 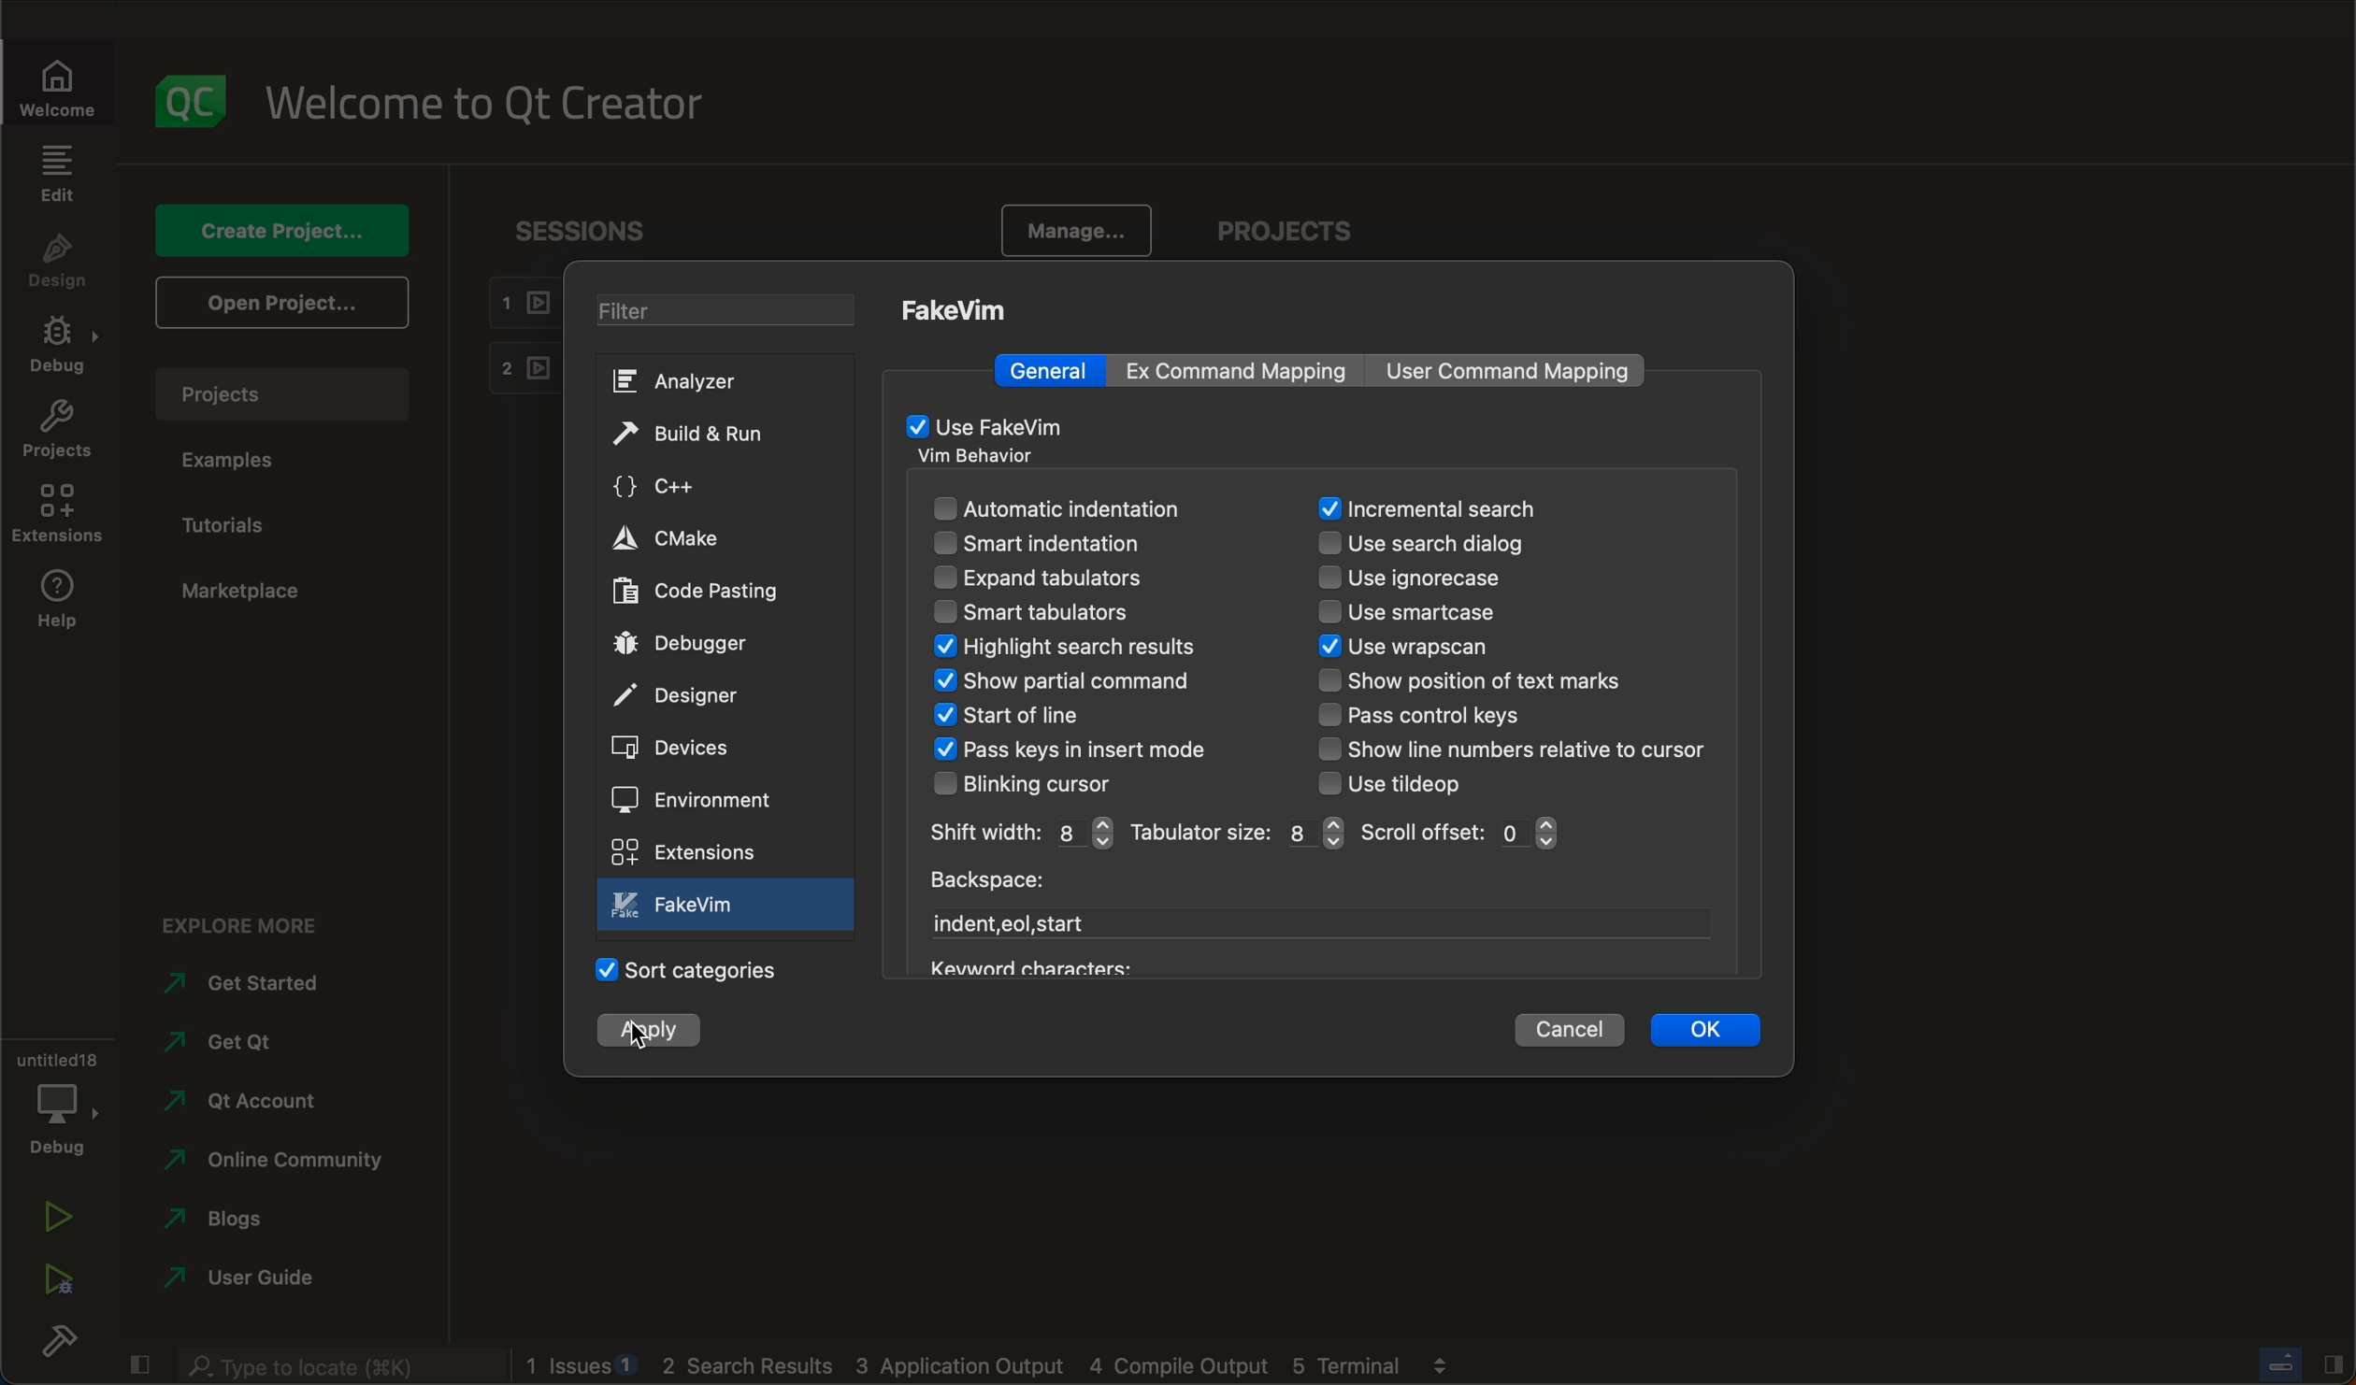 What do you see at coordinates (701, 593) in the screenshot?
I see `code` at bounding box center [701, 593].